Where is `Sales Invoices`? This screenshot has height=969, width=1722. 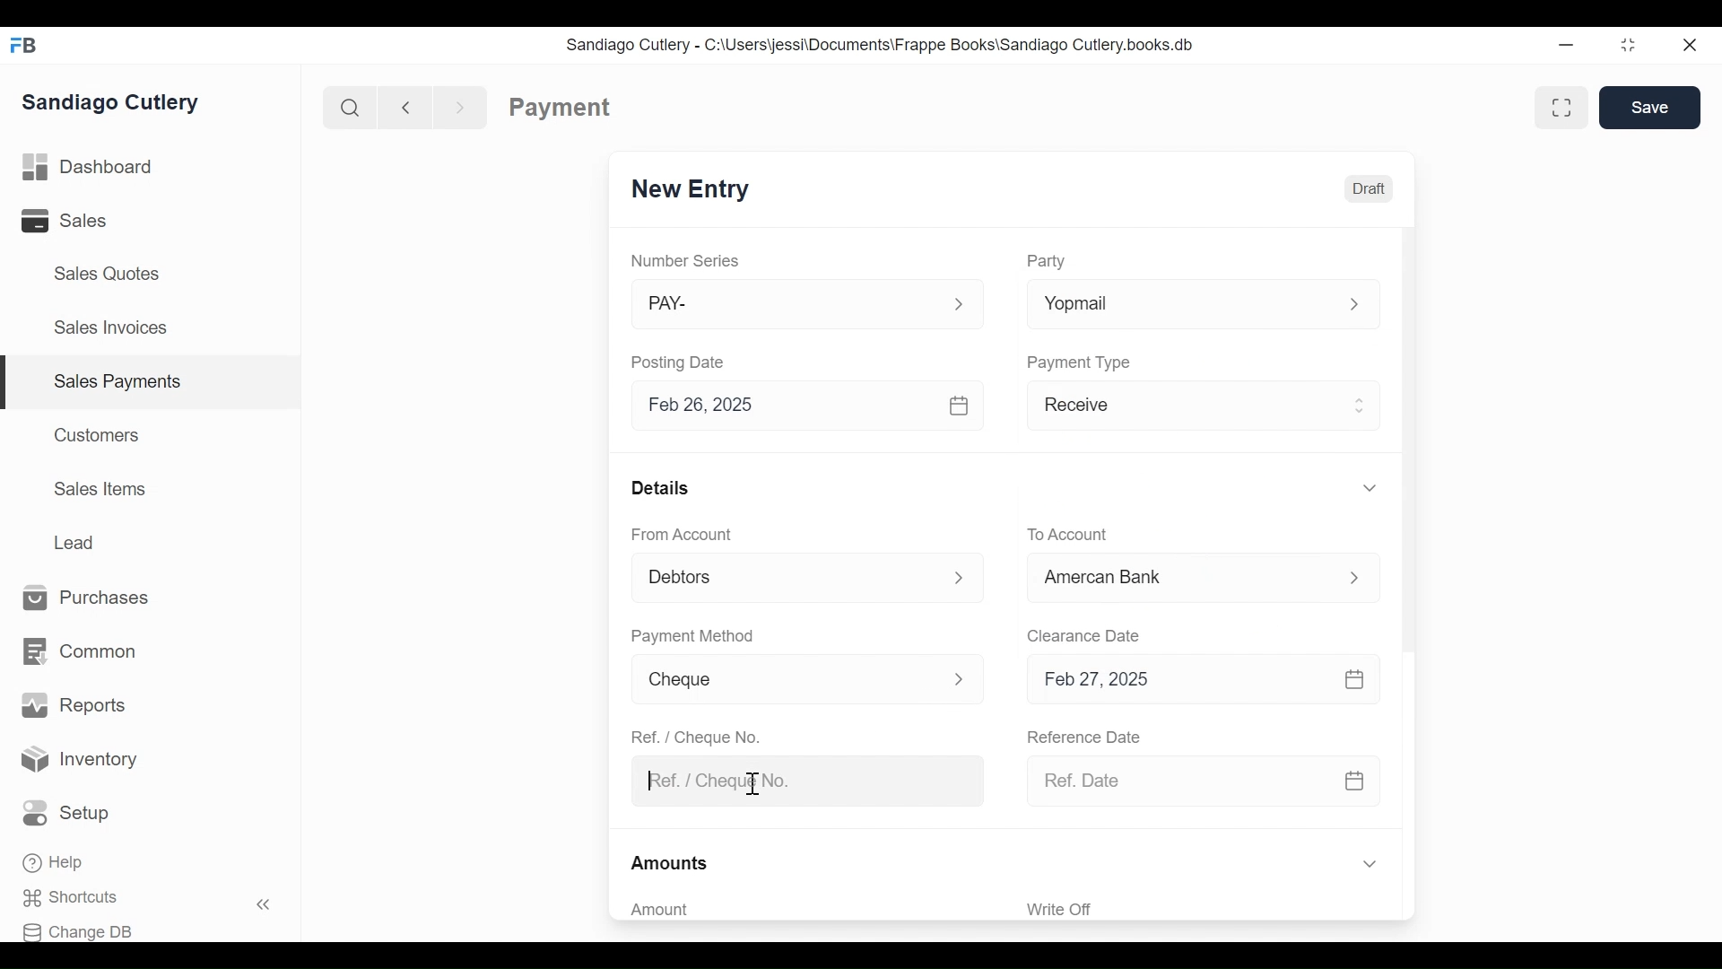
Sales Invoices is located at coordinates (110, 329).